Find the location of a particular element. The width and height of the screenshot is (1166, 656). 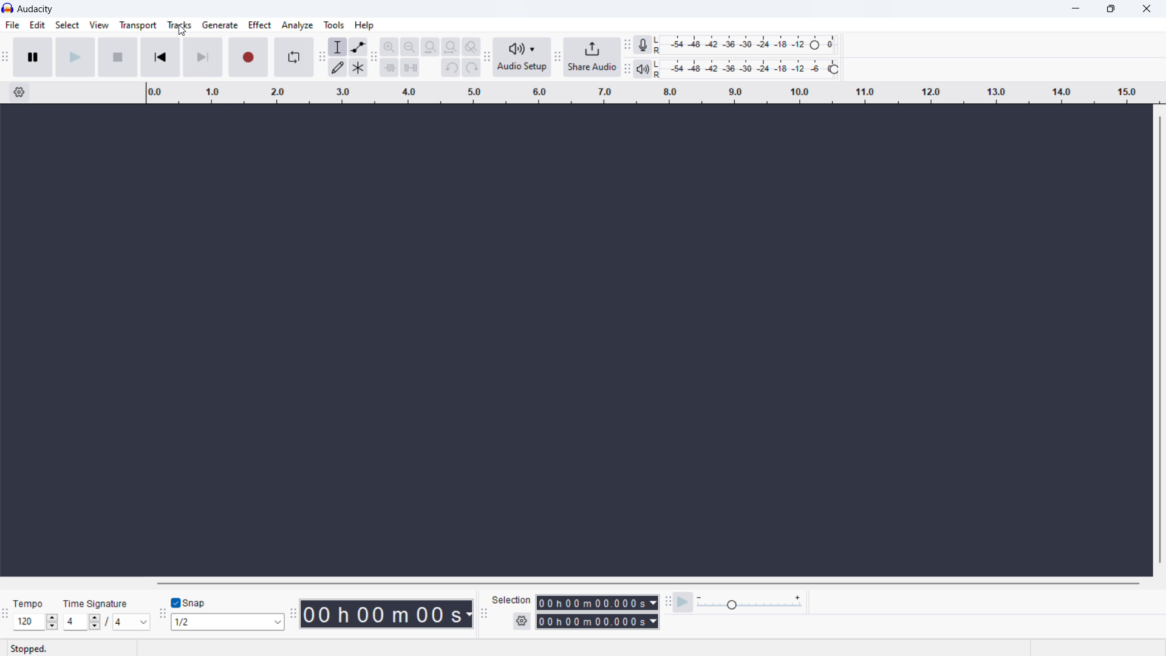

selection start time is located at coordinates (598, 603).